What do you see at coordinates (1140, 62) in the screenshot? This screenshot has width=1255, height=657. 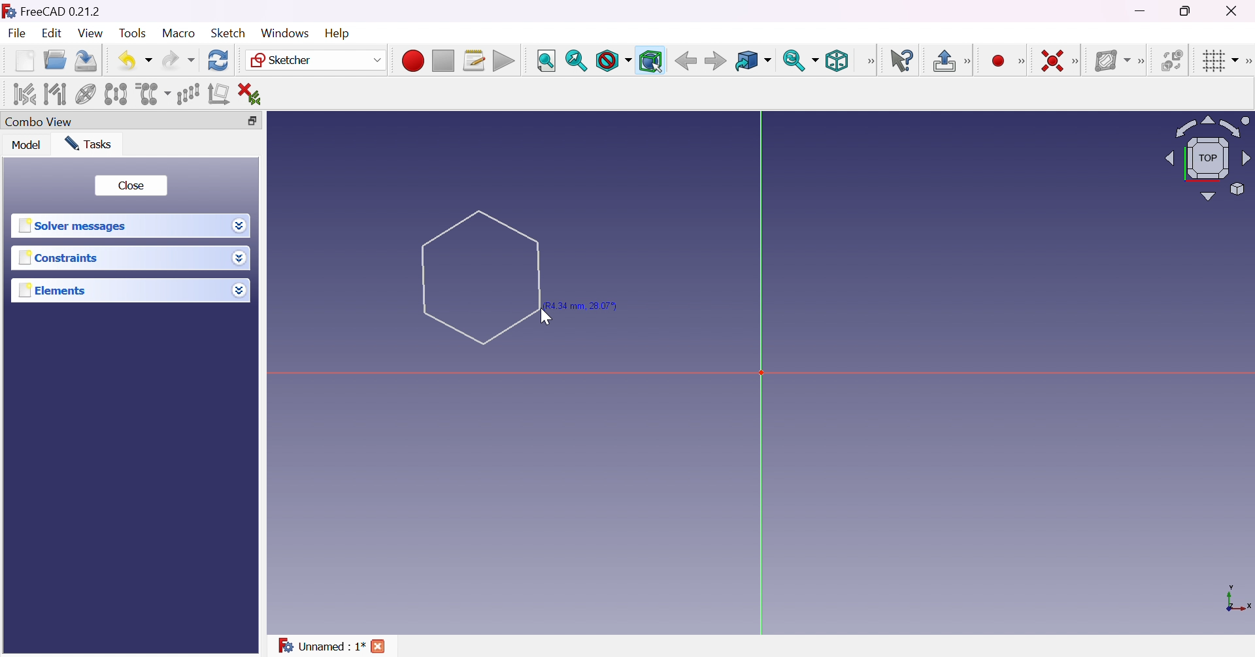 I see `[Sketcher B-spline tools]` at bounding box center [1140, 62].